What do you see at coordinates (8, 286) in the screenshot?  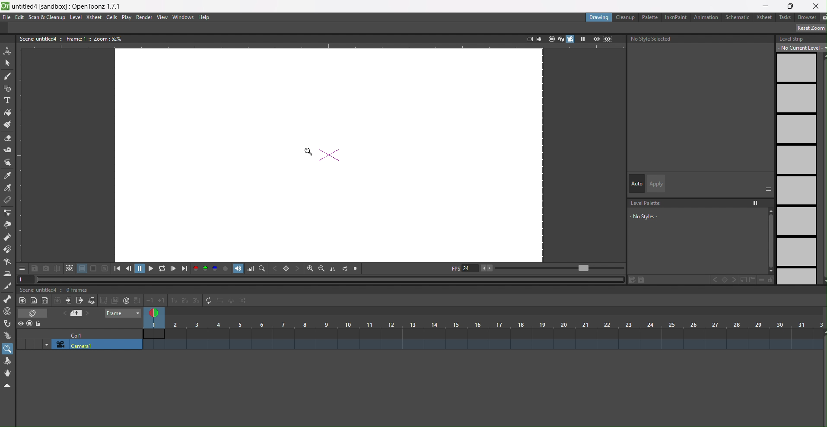 I see `cutter tool` at bounding box center [8, 286].